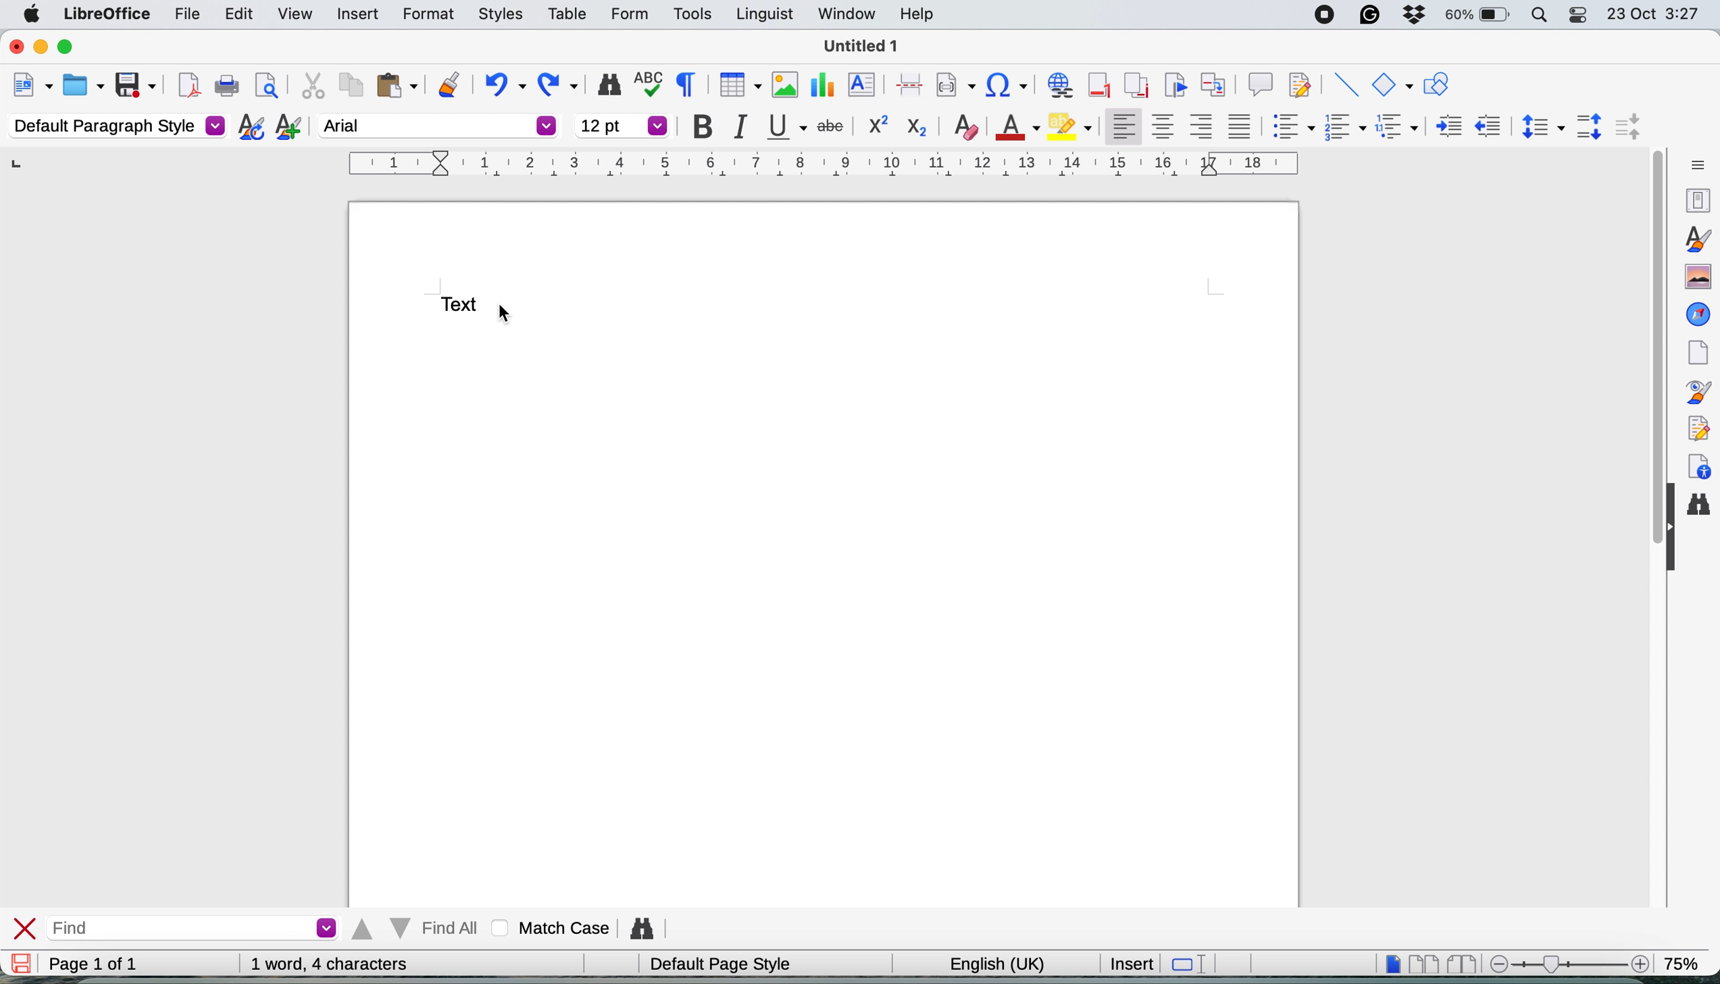  Describe the element at coordinates (1302, 86) in the screenshot. I see `show track change functions` at that location.